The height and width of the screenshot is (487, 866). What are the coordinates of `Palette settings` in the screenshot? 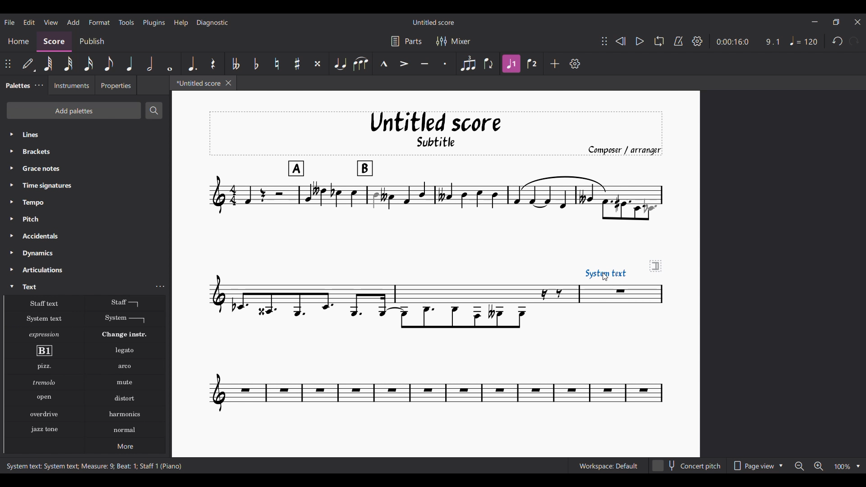 It's located at (39, 85).